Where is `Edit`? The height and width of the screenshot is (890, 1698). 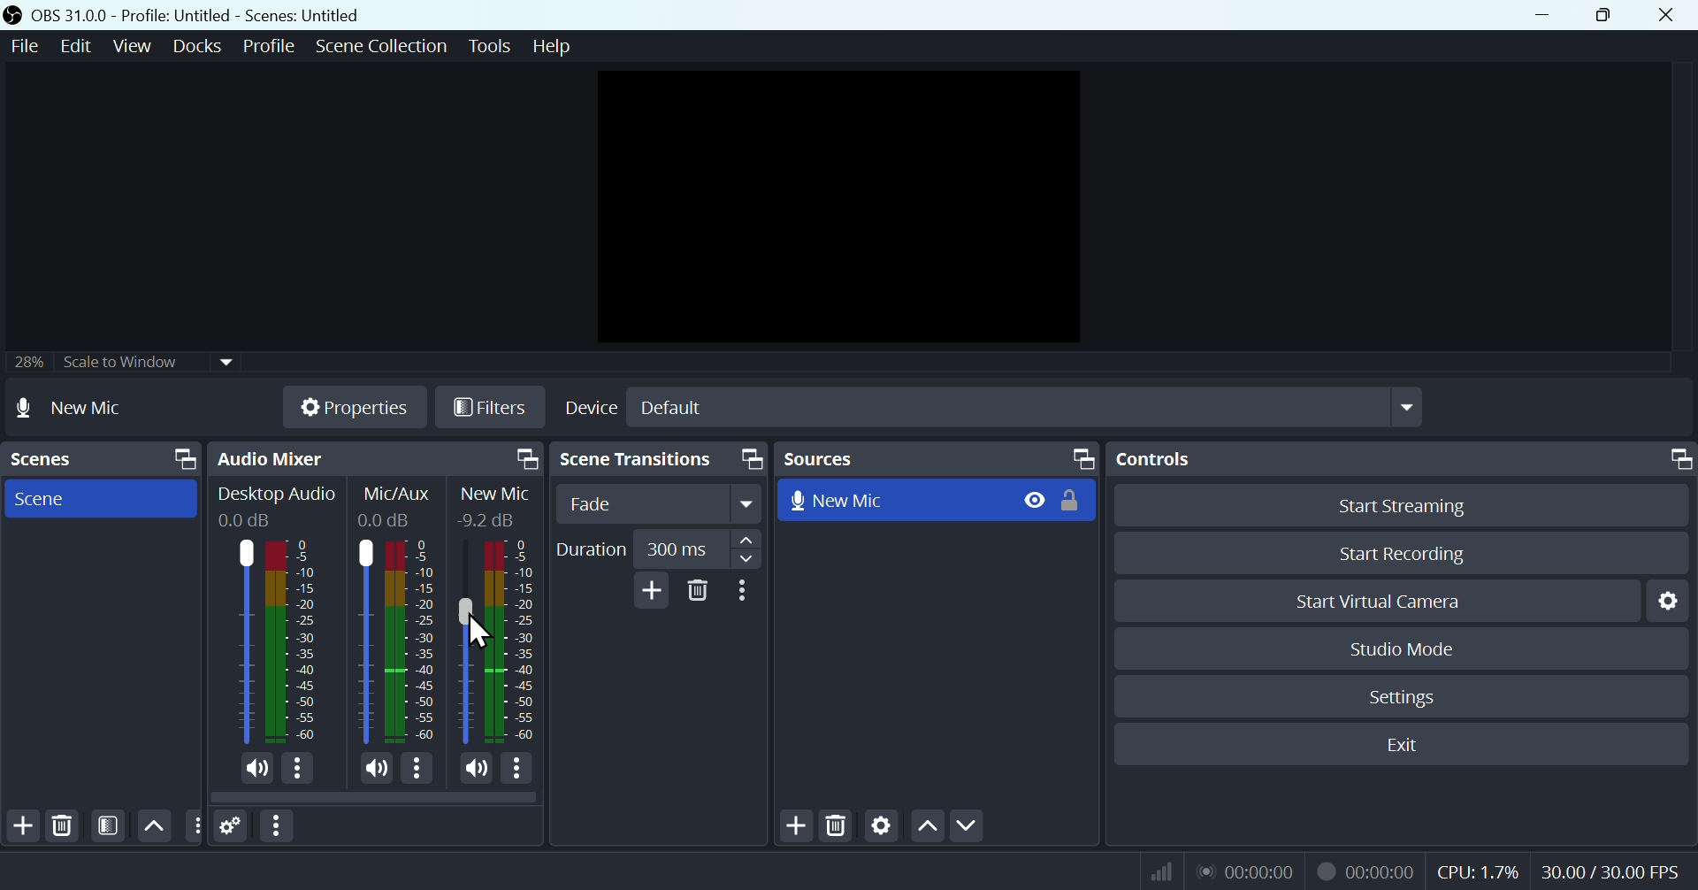
Edit is located at coordinates (73, 46).